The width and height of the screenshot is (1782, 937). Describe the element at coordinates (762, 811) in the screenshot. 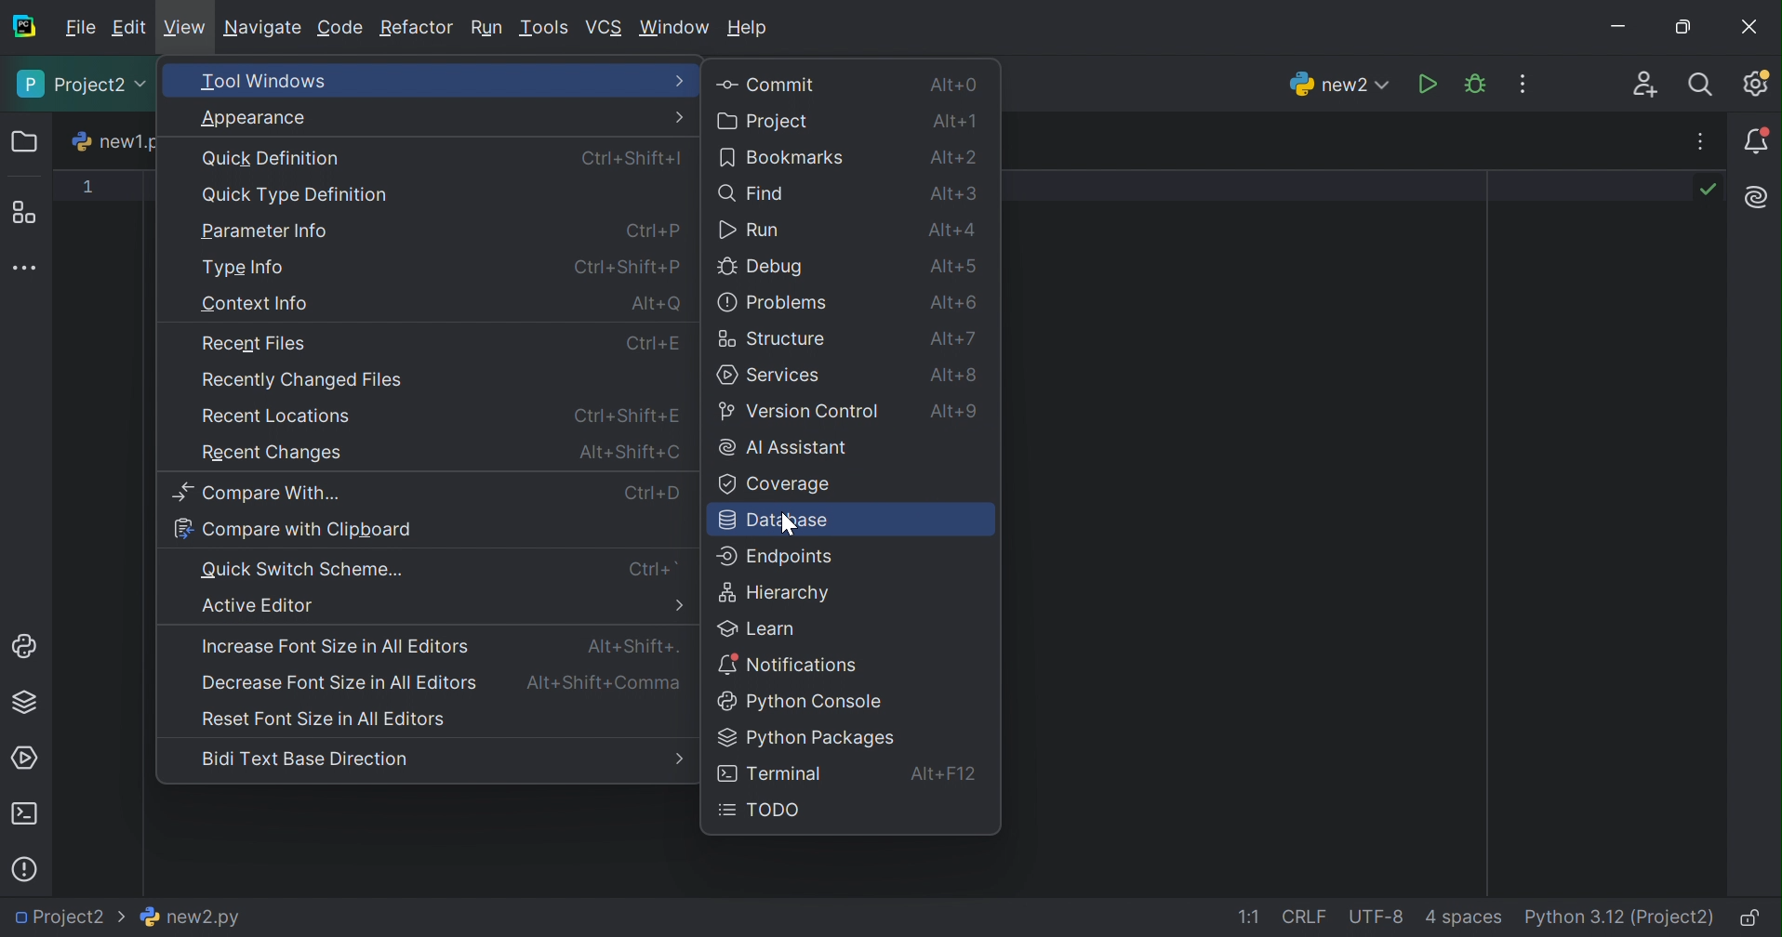

I see `TODO` at that location.